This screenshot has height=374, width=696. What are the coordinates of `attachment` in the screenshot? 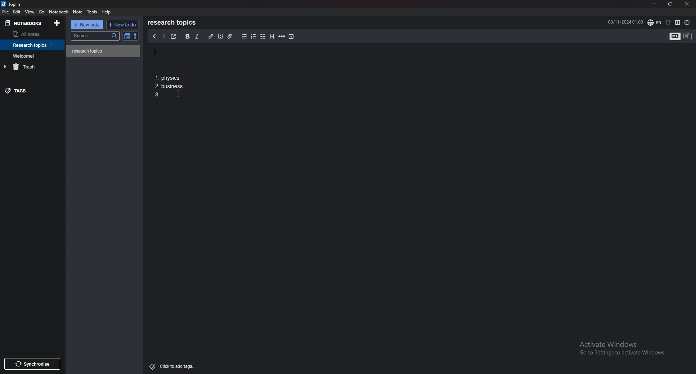 It's located at (230, 36).